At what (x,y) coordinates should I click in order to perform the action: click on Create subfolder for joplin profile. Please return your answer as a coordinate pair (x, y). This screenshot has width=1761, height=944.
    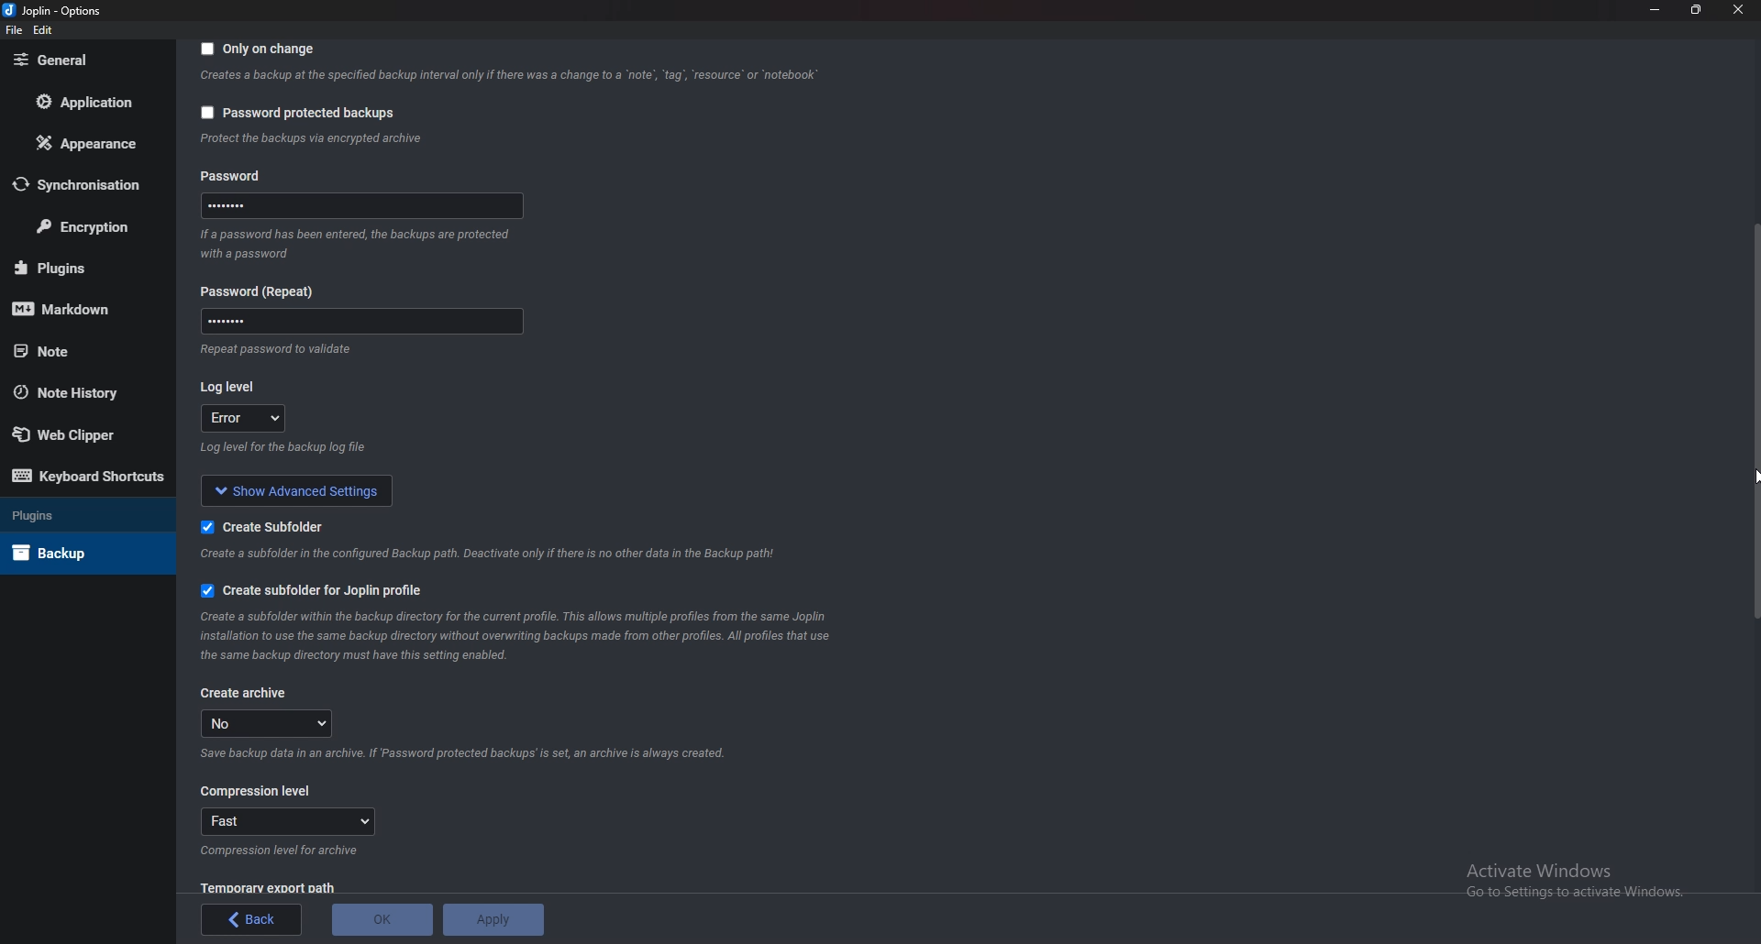
    Looking at the image, I should click on (328, 587).